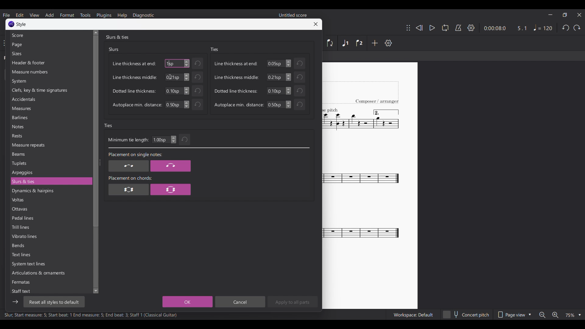 The height and width of the screenshot is (329, 585). I want to click on Settings, so click(388, 43).